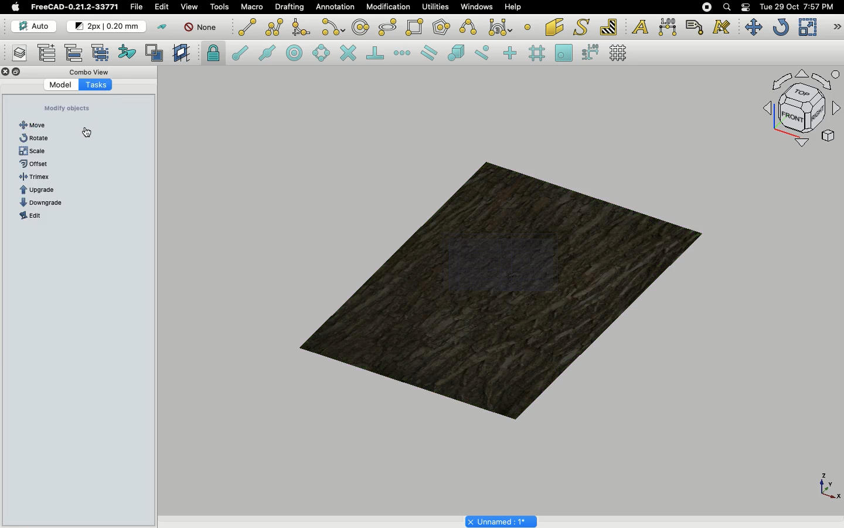 The height and width of the screenshot is (528, 844). Describe the element at coordinates (458, 54) in the screenshot. I see `Snap special ` at that location.